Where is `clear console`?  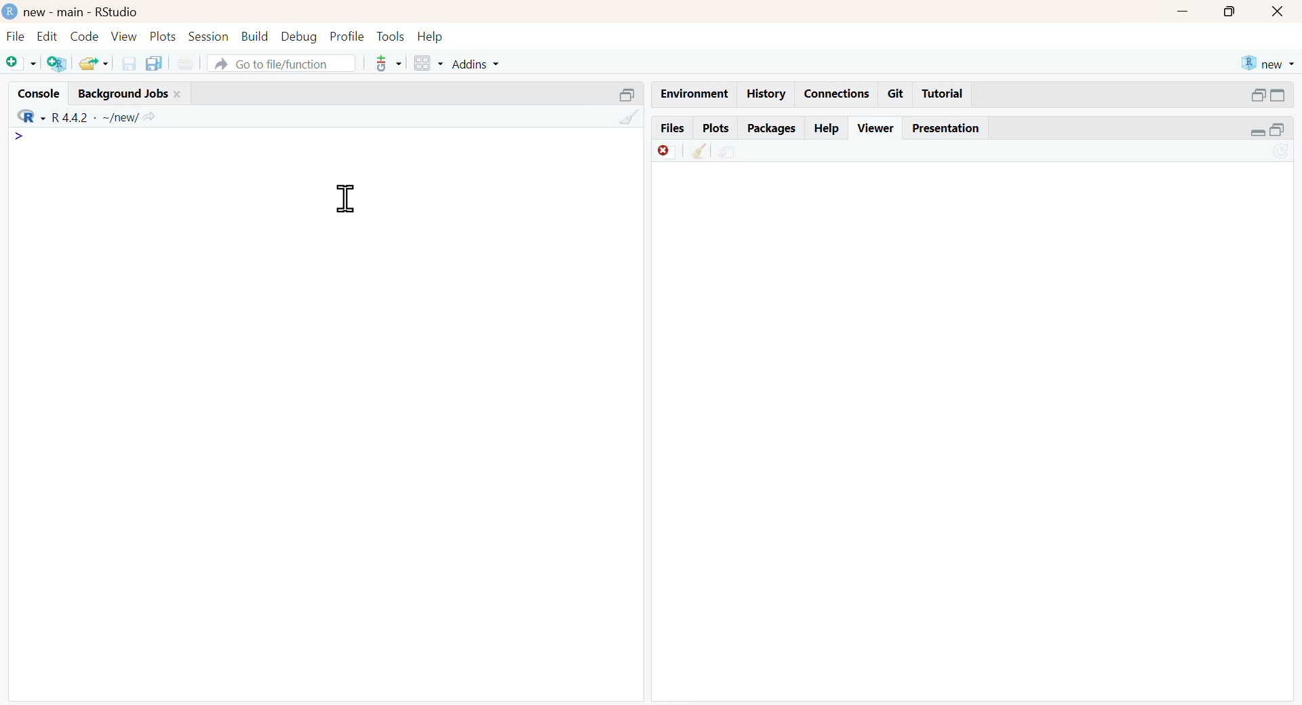
clear console is located at coordinates (621, 118).